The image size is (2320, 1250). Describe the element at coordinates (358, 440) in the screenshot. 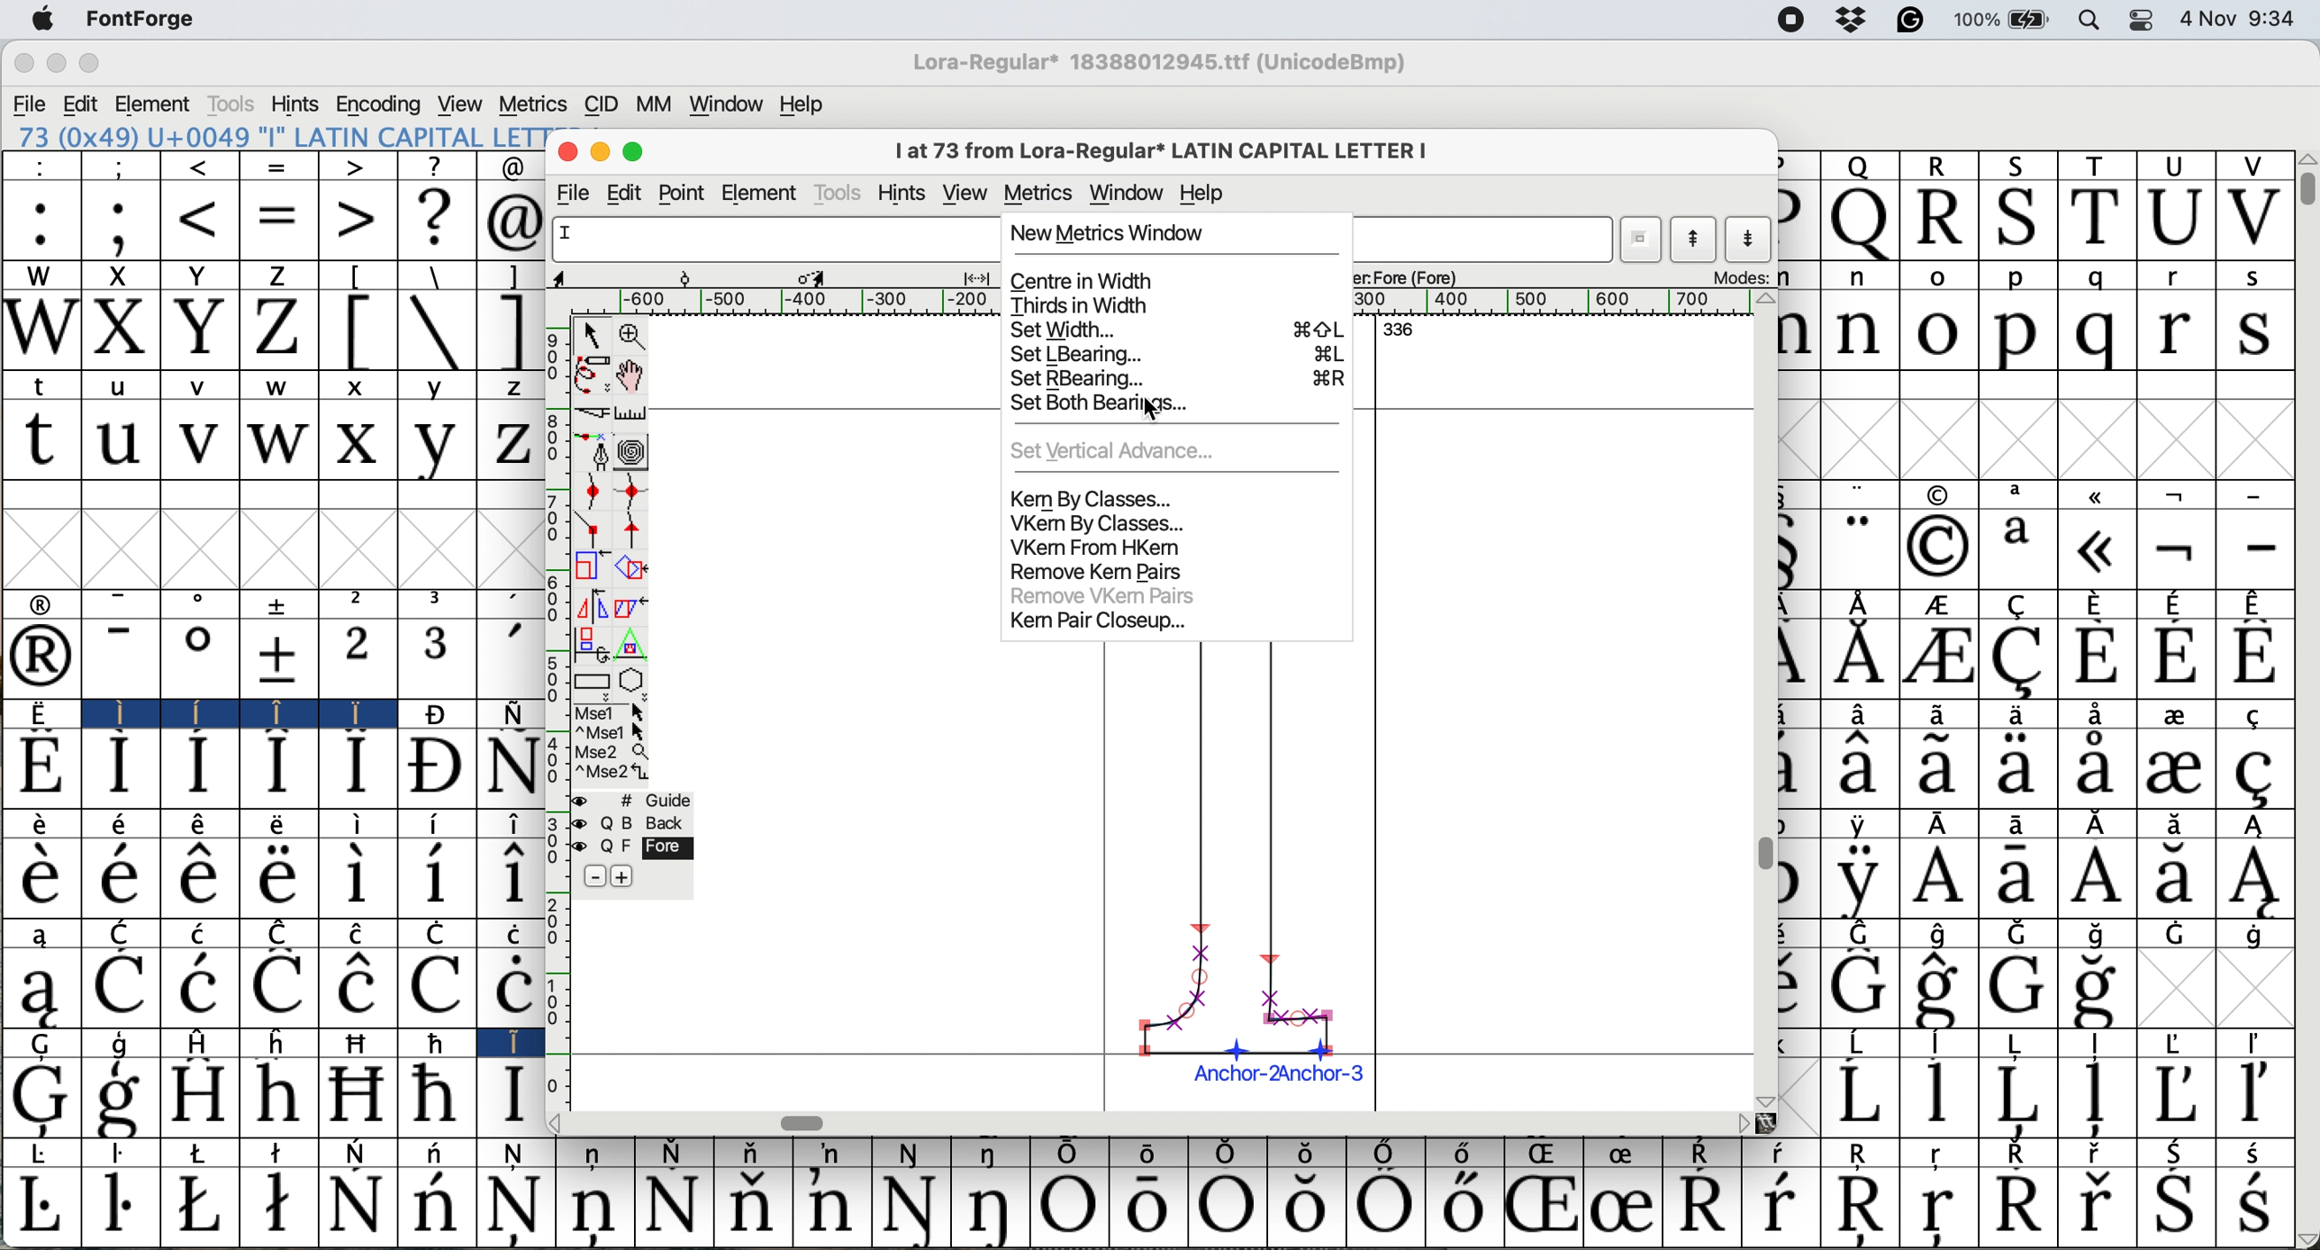

I see `x` at that location.